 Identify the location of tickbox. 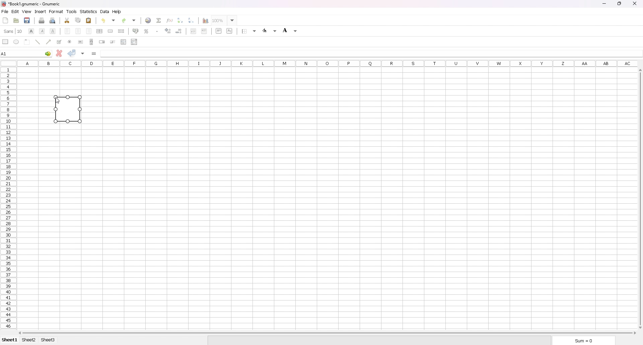
(59, 42).